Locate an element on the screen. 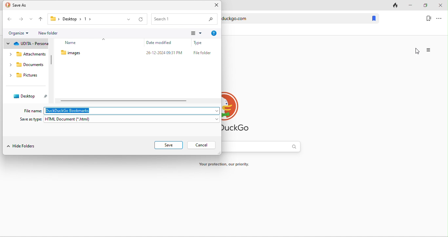  more view is located at coordinates (196, 32).